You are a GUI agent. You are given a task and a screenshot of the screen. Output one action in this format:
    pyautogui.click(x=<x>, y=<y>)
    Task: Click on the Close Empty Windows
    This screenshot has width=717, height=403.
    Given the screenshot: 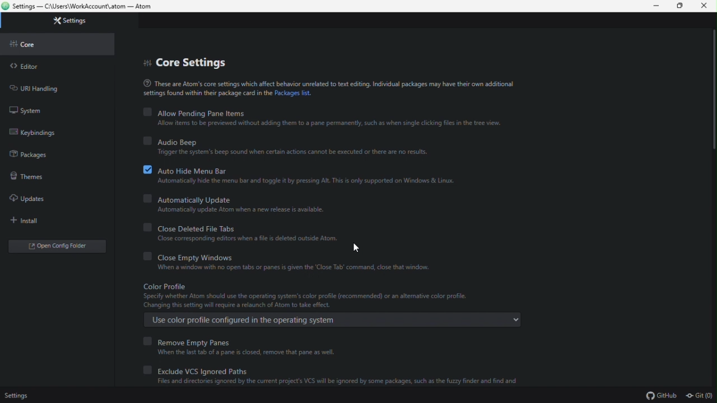 What is the action you would take?
    pyautogui.click(x=187, y=257)
    